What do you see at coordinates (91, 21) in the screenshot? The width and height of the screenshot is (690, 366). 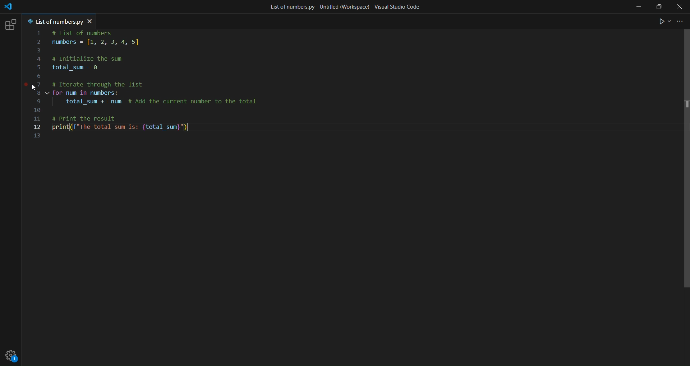 I see `close tab` at bounding box center [91, 21].